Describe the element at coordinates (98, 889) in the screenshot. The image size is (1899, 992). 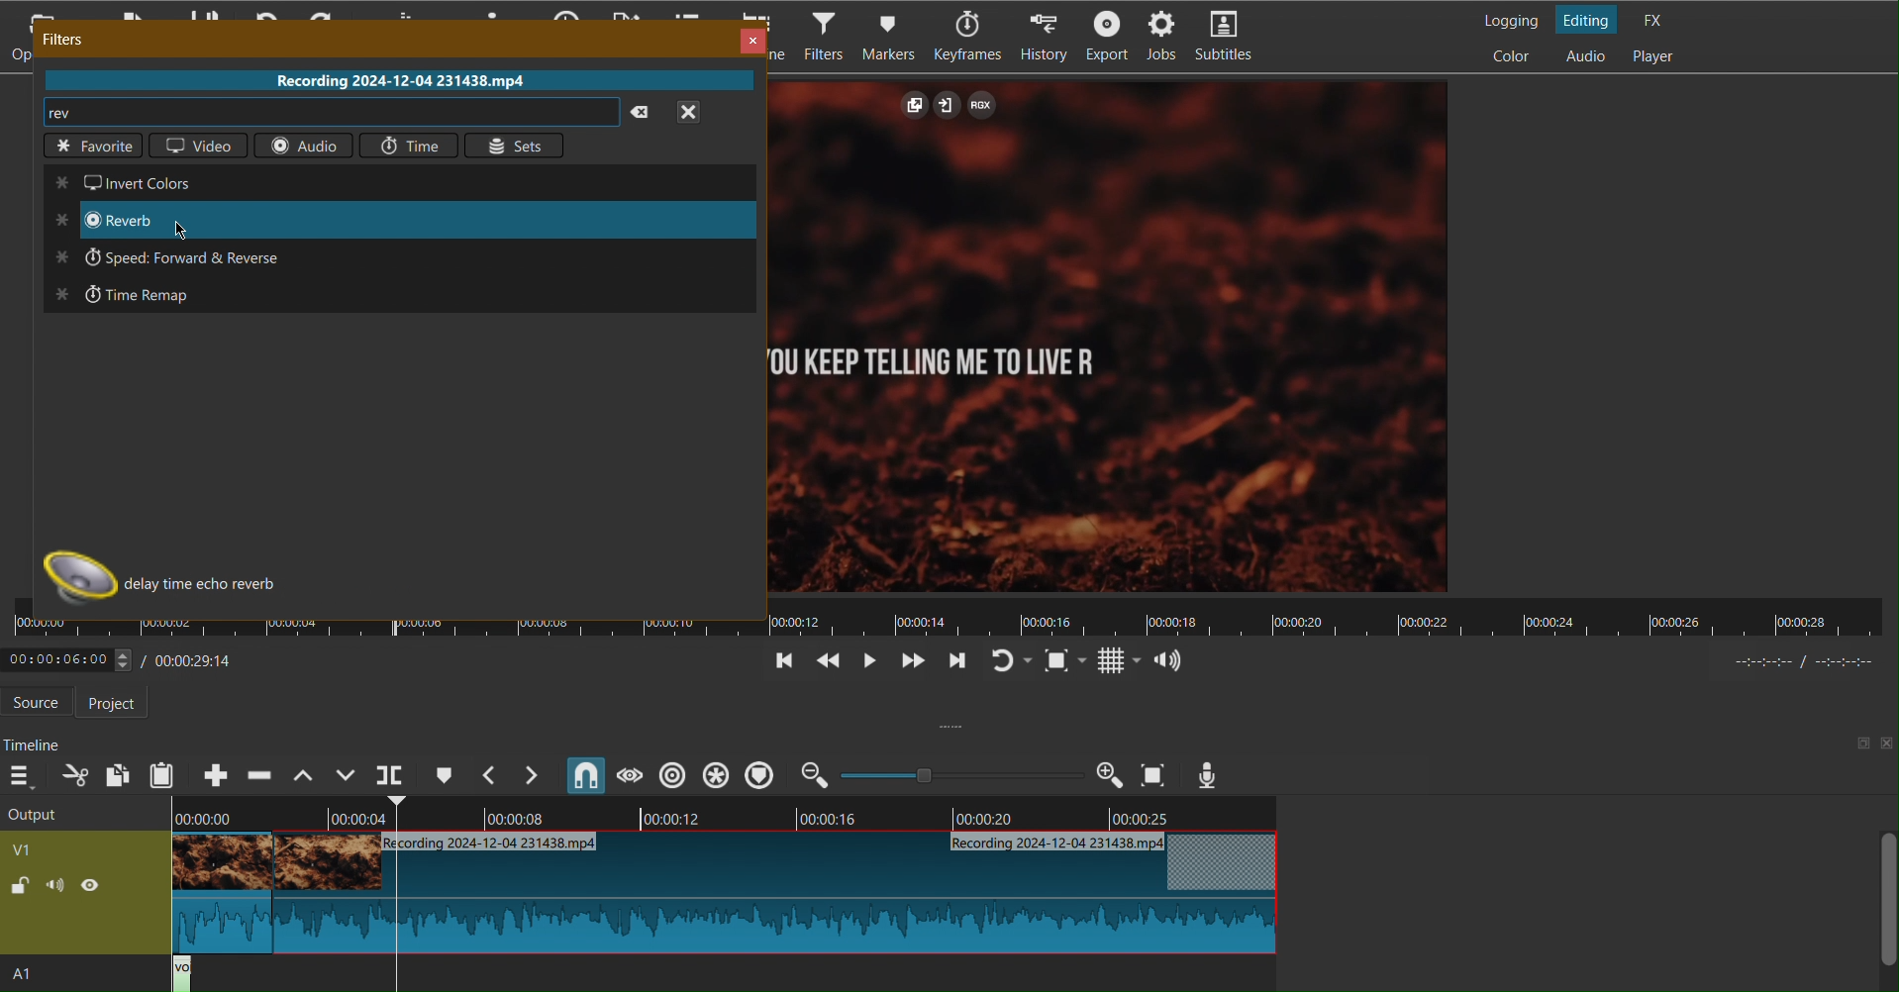
I see `view` at that location.